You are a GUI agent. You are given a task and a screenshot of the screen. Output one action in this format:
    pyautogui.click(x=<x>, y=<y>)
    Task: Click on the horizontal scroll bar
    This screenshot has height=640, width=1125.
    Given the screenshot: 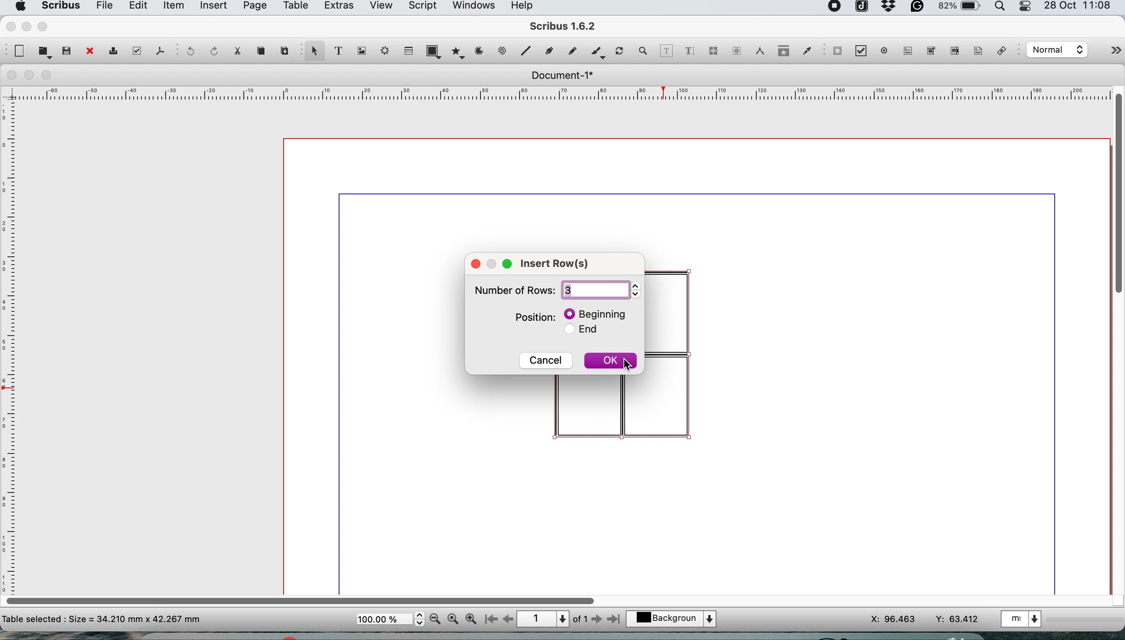 What is the action you would take?
    pyautogui.click(x=303, y=598)
    